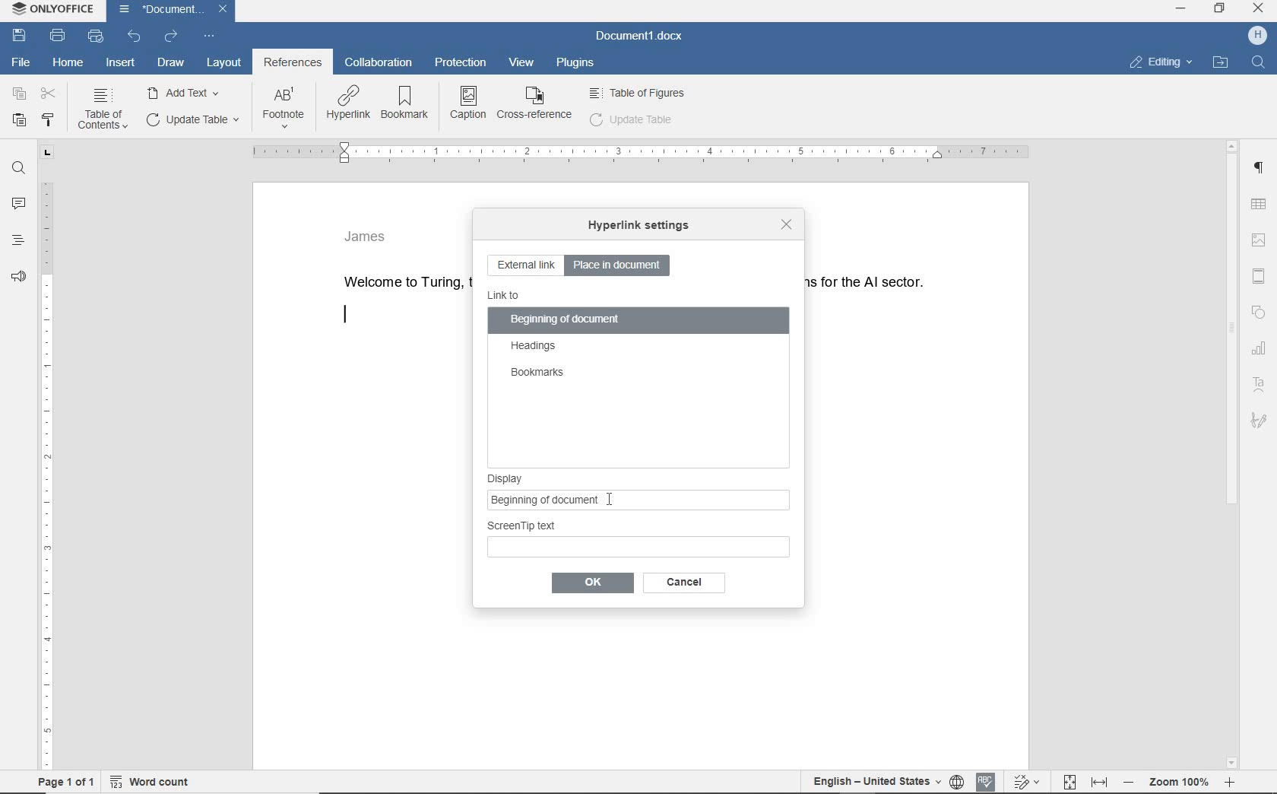 This screenshot has width=1277, height=794. Describe the element at coordinates (632, 119) in the screenshot. I see `update table` at that location.